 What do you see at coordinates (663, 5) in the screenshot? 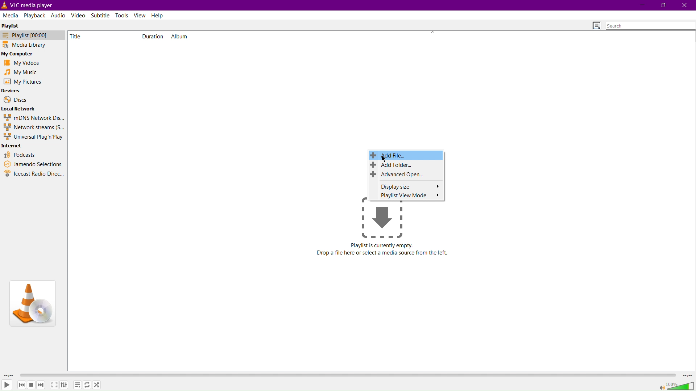
I see `Maximize` at bounding box center [663, 5].